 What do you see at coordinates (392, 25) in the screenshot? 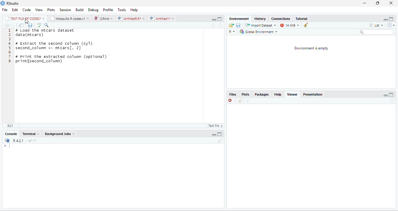
I see `refresh` at bounding box center [392, 25].